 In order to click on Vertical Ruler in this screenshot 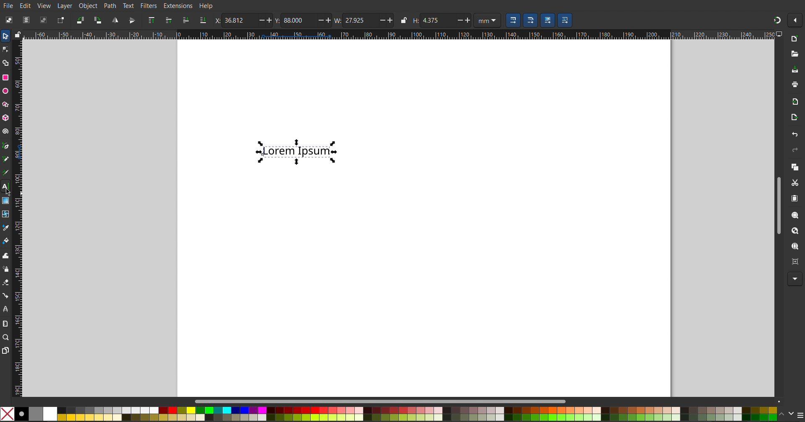, I will do `click(17, 216)`.